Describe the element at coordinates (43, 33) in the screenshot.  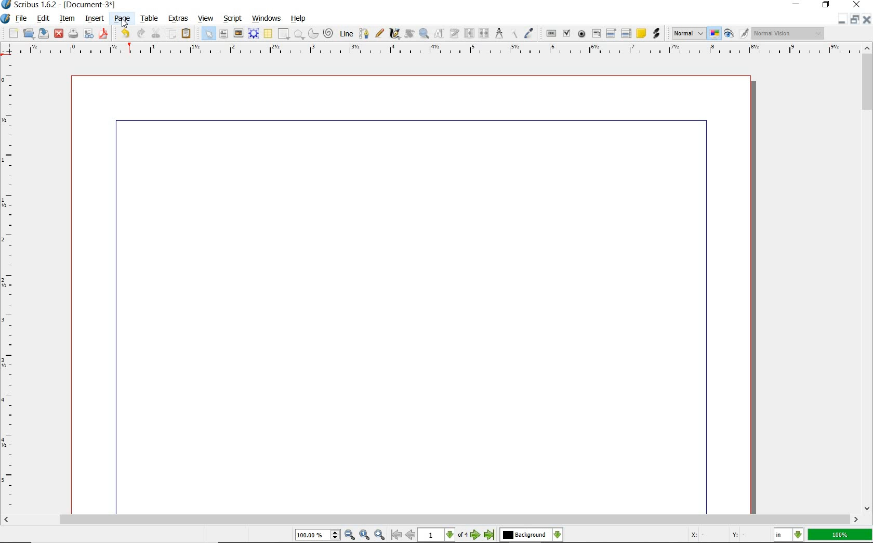
I see `save` at that location.